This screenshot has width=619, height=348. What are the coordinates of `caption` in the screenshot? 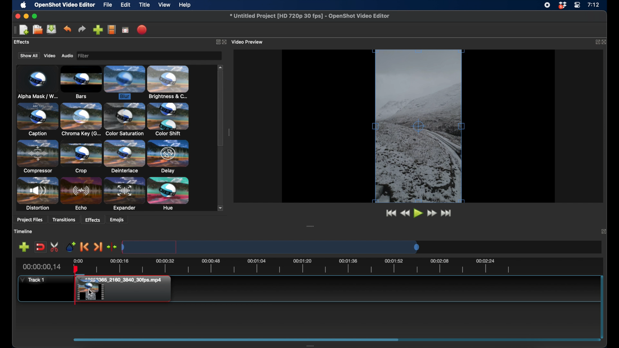 It's located at (37, 119).